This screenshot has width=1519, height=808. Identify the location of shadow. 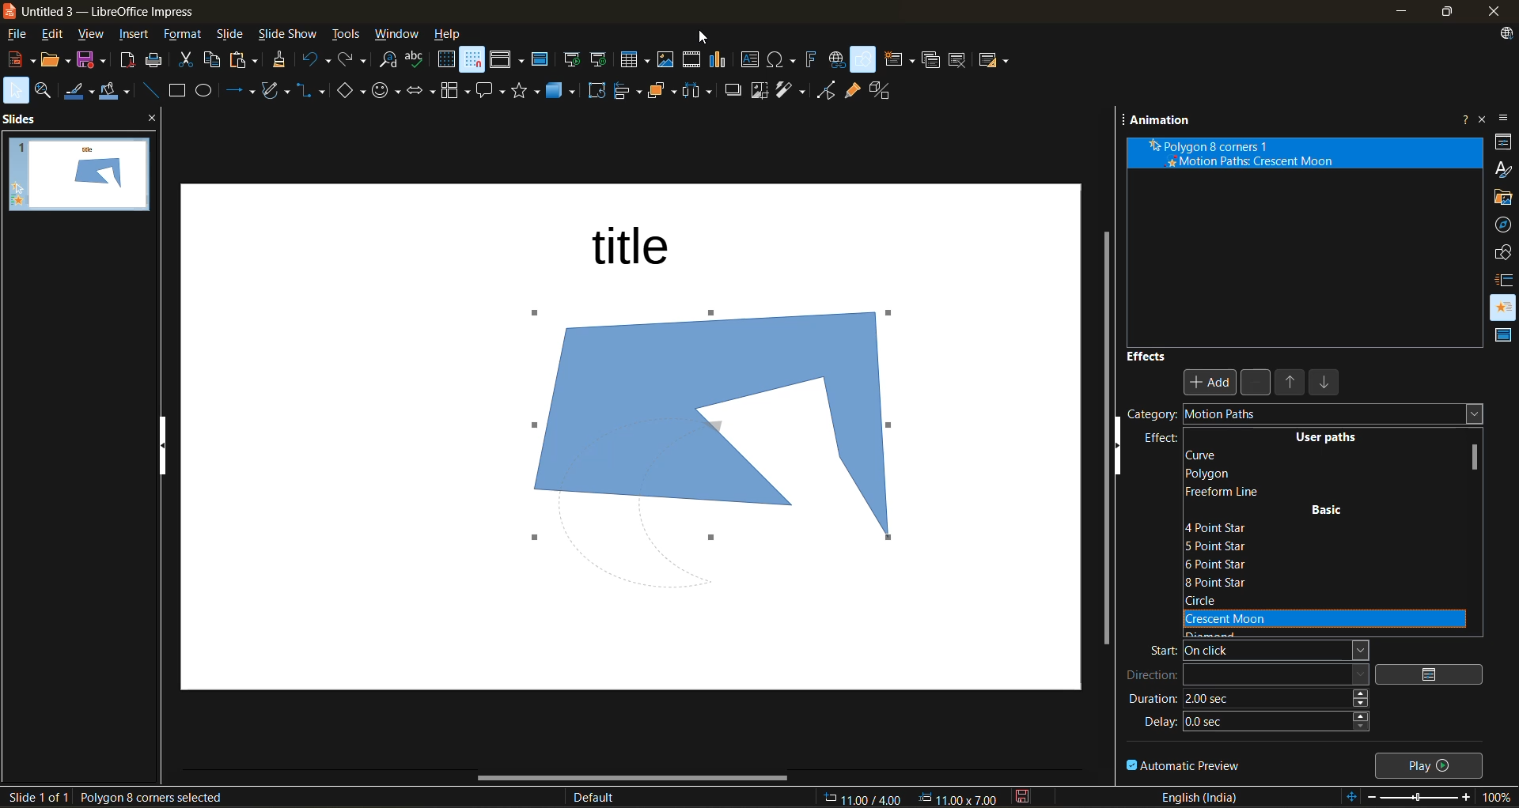
(734, 90).